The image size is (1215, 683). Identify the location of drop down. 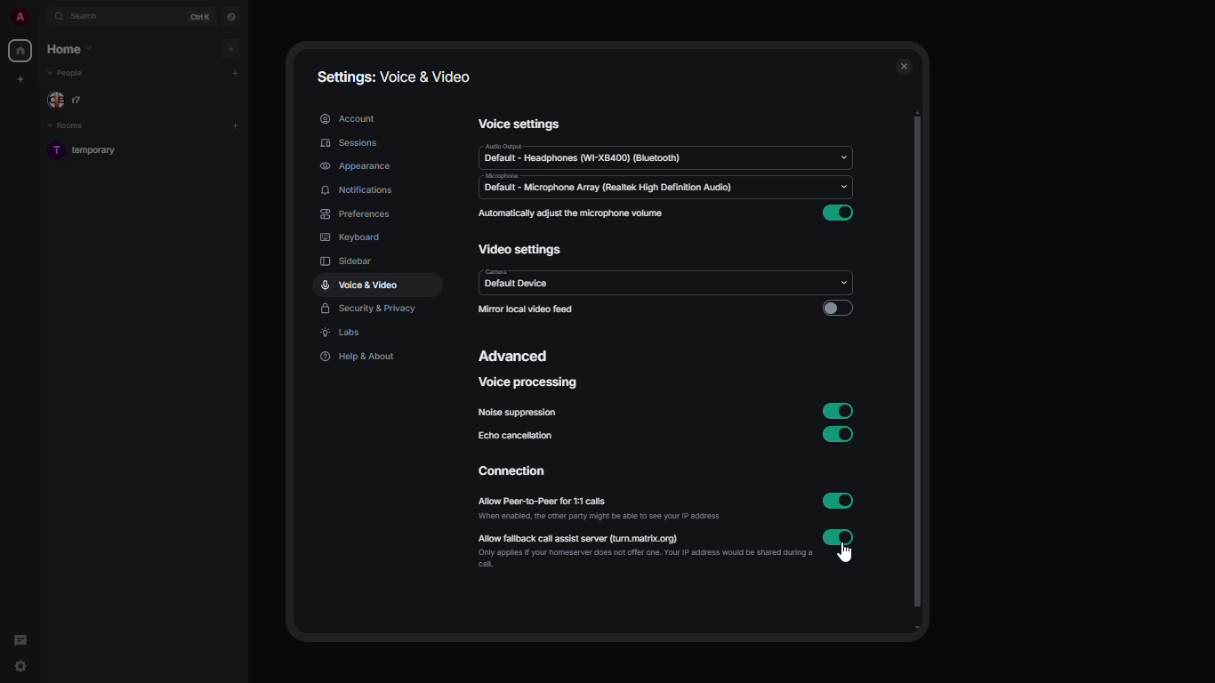
(843, 158).